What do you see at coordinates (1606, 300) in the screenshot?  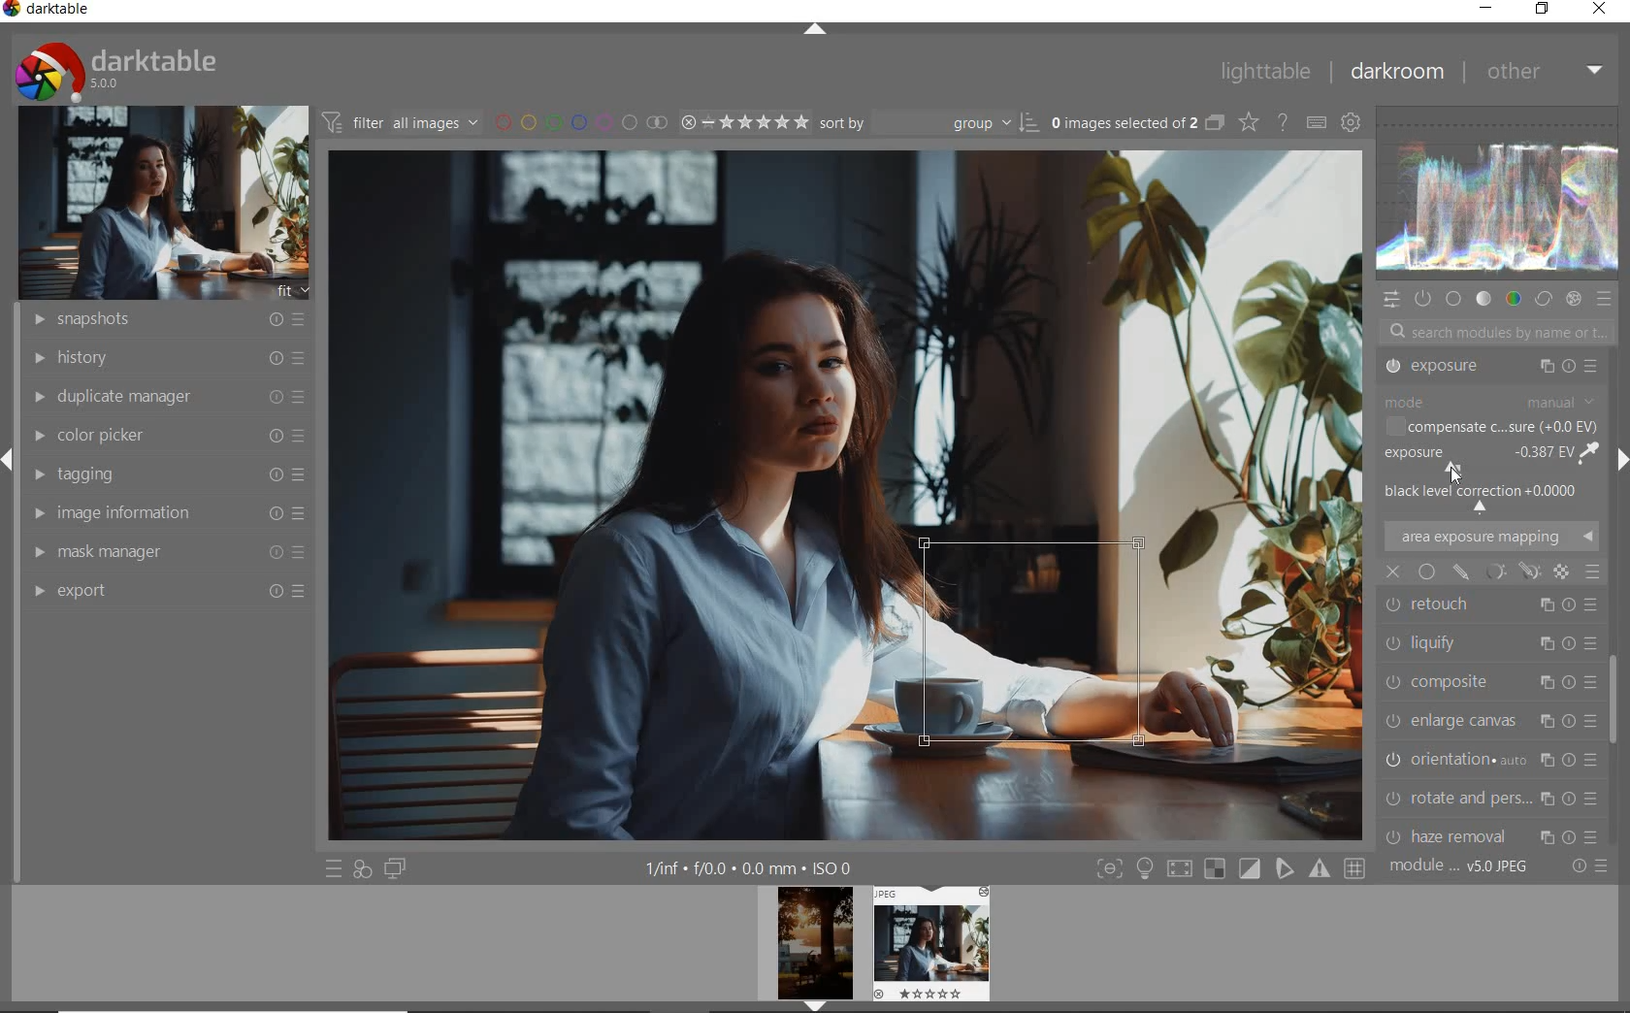 I see `PRESET` at bounding box center [1606, 300].